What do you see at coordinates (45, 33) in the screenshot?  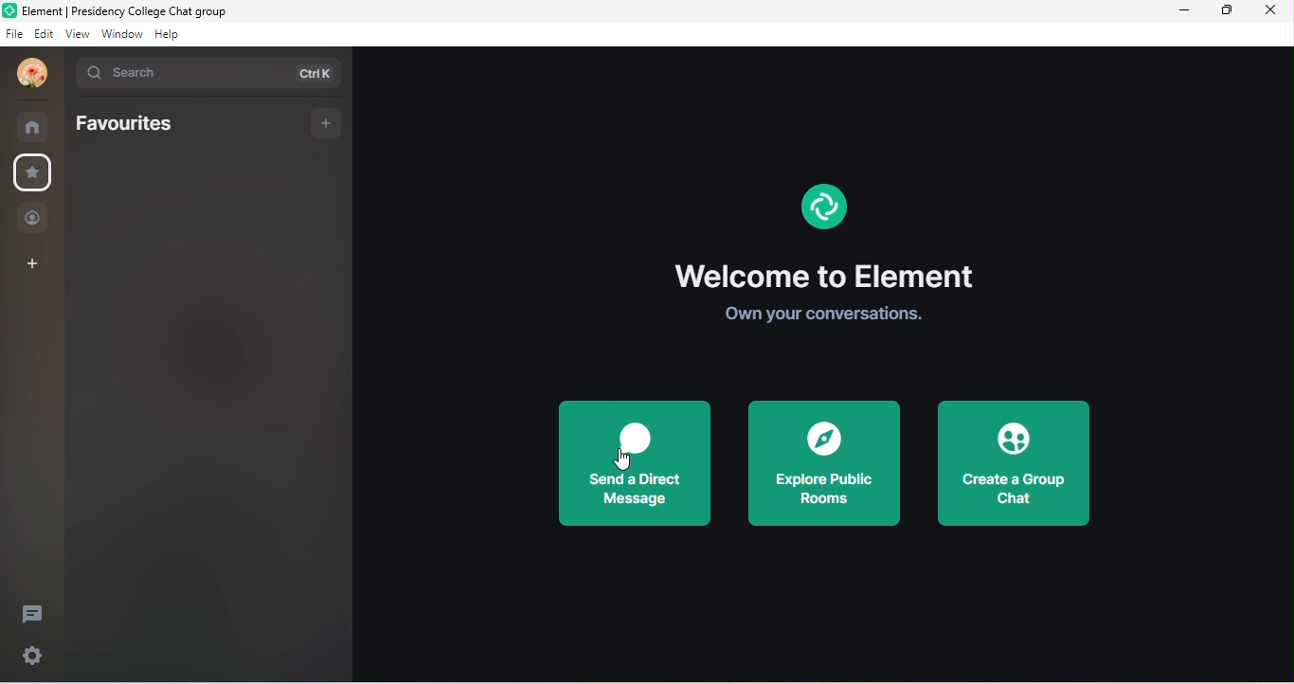 I see `edit` at bounding box center [45, 33].